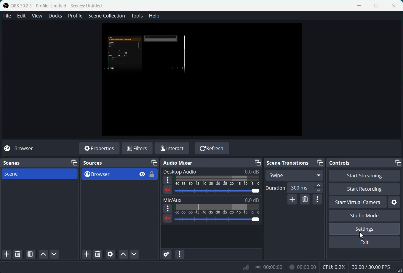 This screenshot has width=403, height=273. I want to click on File, so click(7, 16).